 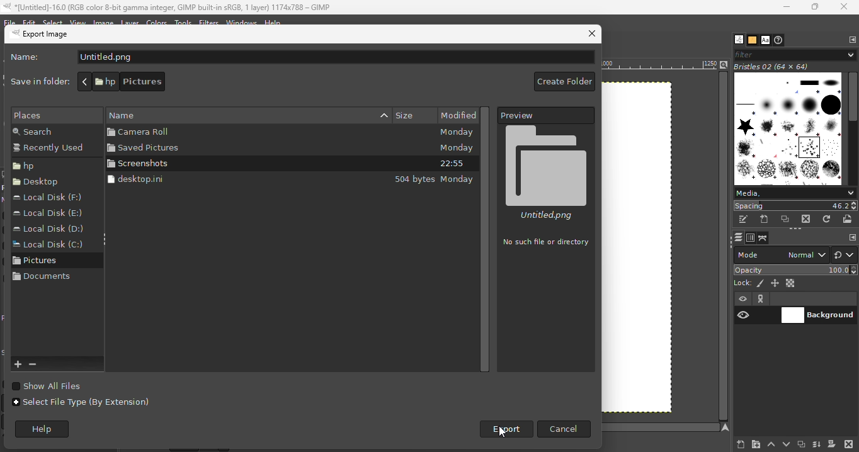 I want to click on ruler, so click(x=659, y=66).